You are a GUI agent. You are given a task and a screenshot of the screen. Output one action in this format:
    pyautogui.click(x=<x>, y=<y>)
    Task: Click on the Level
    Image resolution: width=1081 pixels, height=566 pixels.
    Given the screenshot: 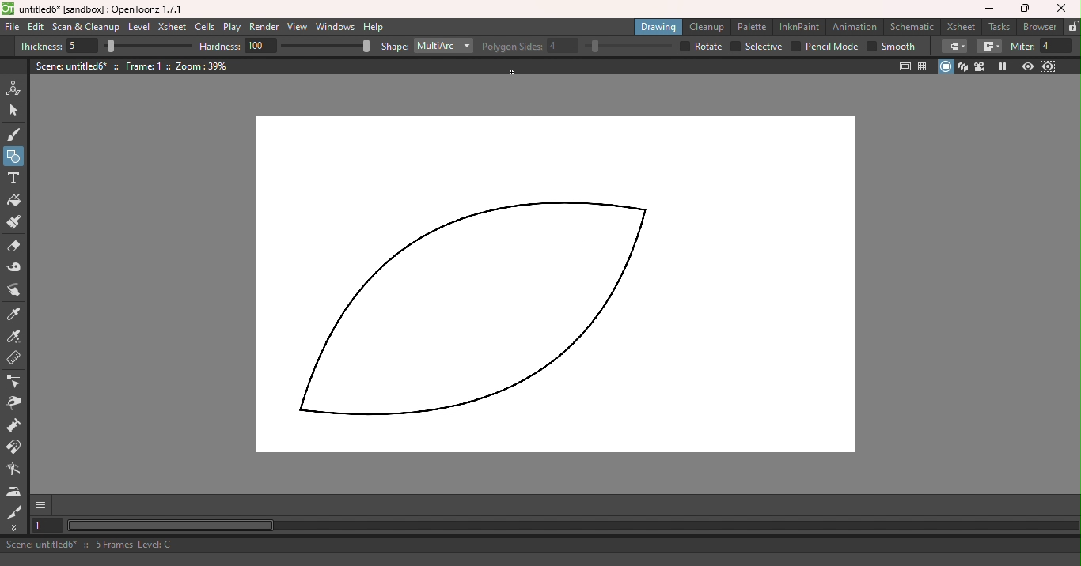 What is the action you would take?
    pyautogui.click(x=138, y=27)
    